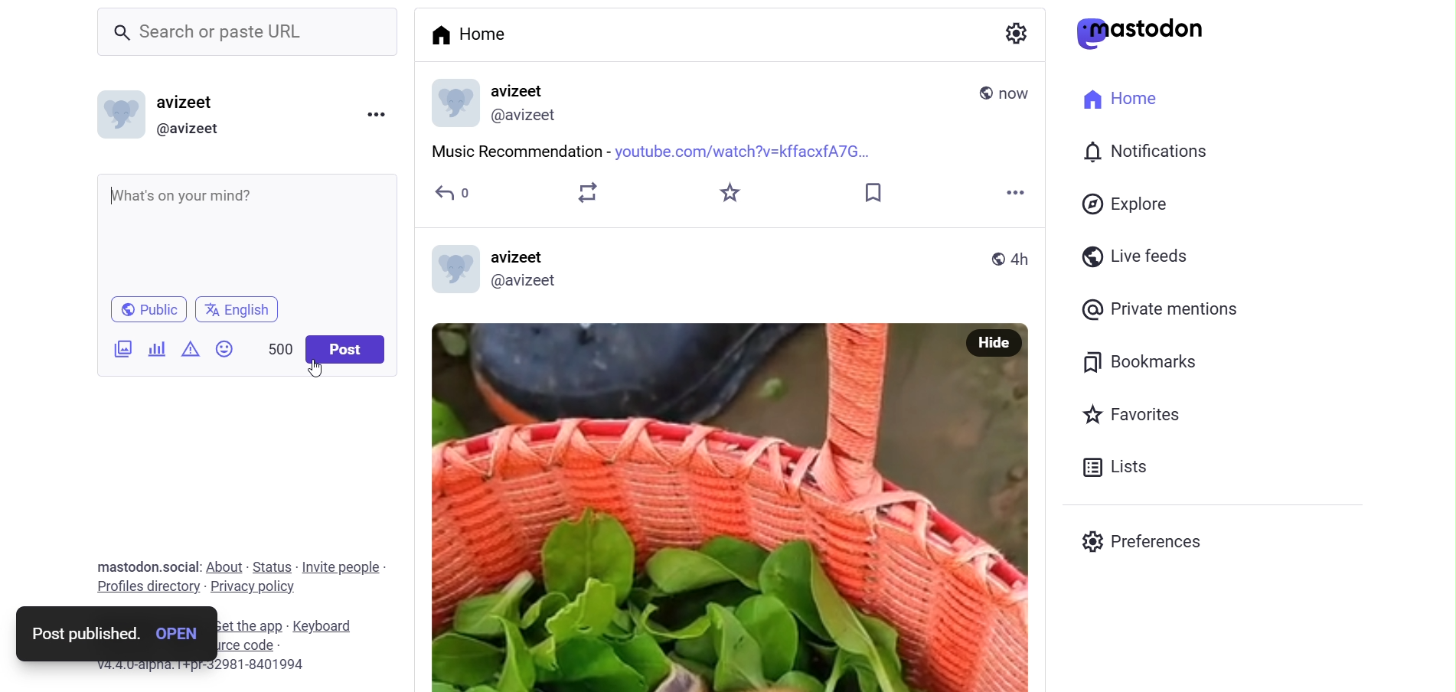  I want to click on Home, so click(1124, 98).